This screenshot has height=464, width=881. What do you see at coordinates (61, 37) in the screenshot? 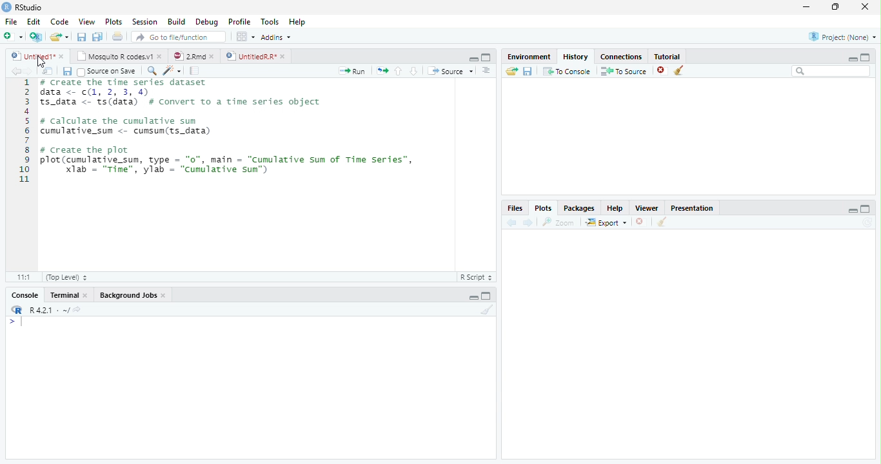
I see `Open an existing file` at bounding box center [61, 37].